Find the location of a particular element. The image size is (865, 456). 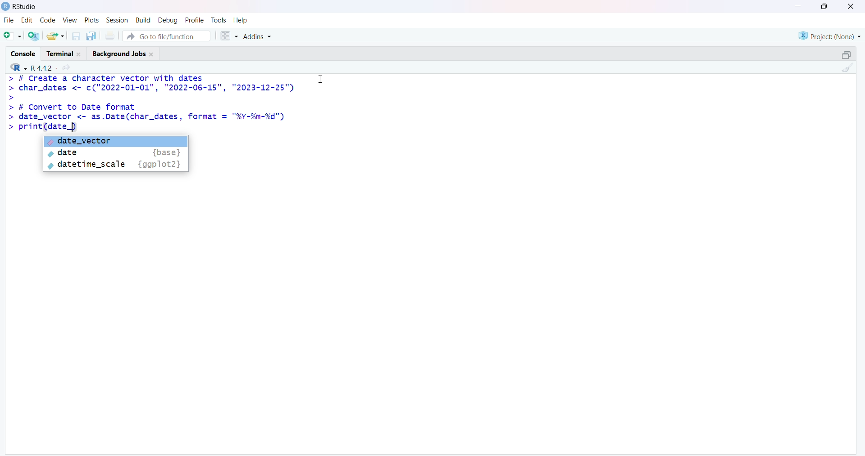

Cursor is located at coordinates (320, 79).